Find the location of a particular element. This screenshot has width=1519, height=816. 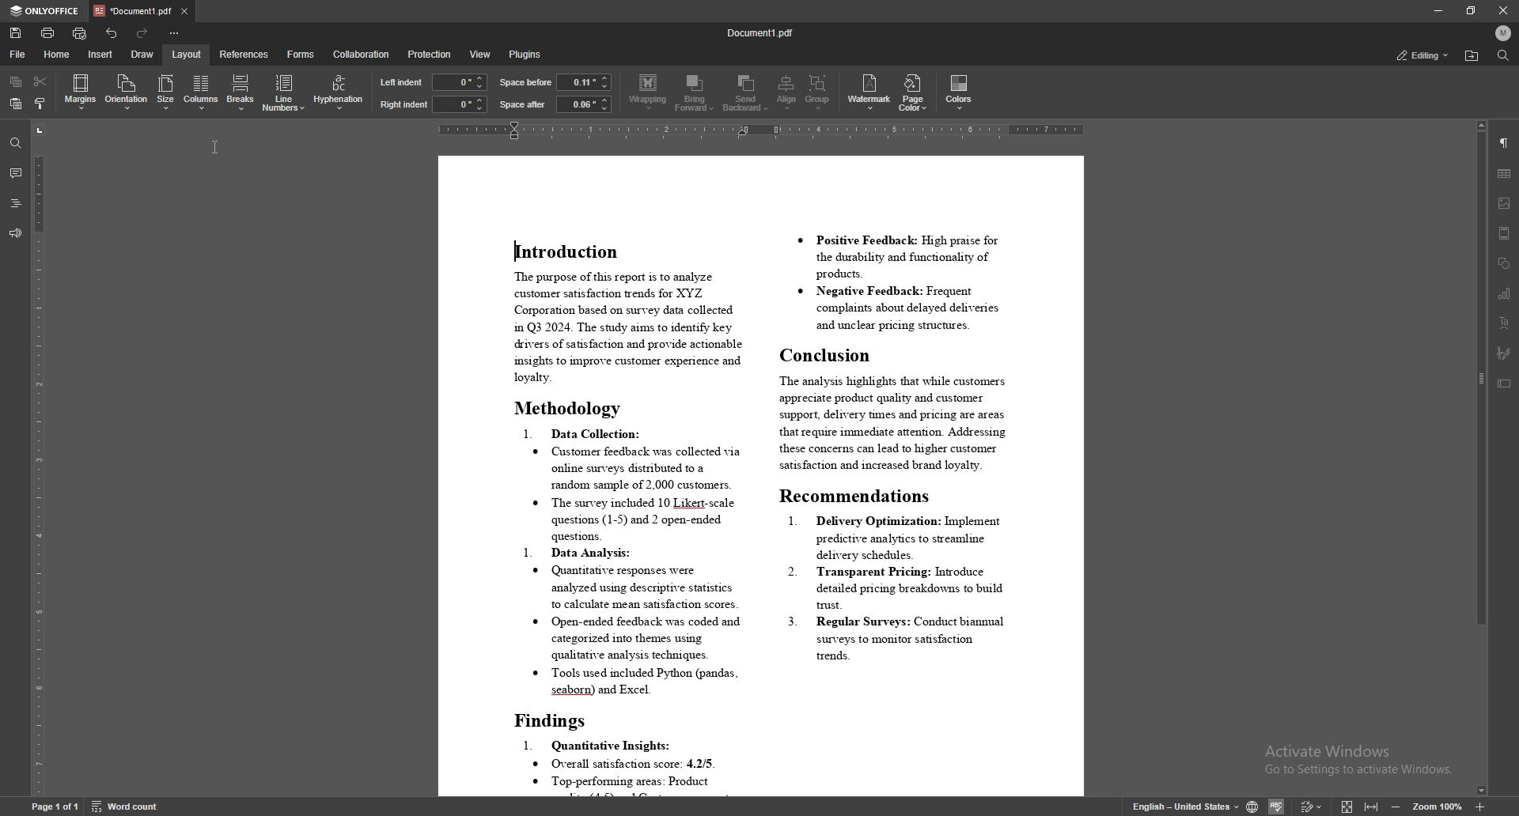

line numbers is located at coordinates (285, 93).